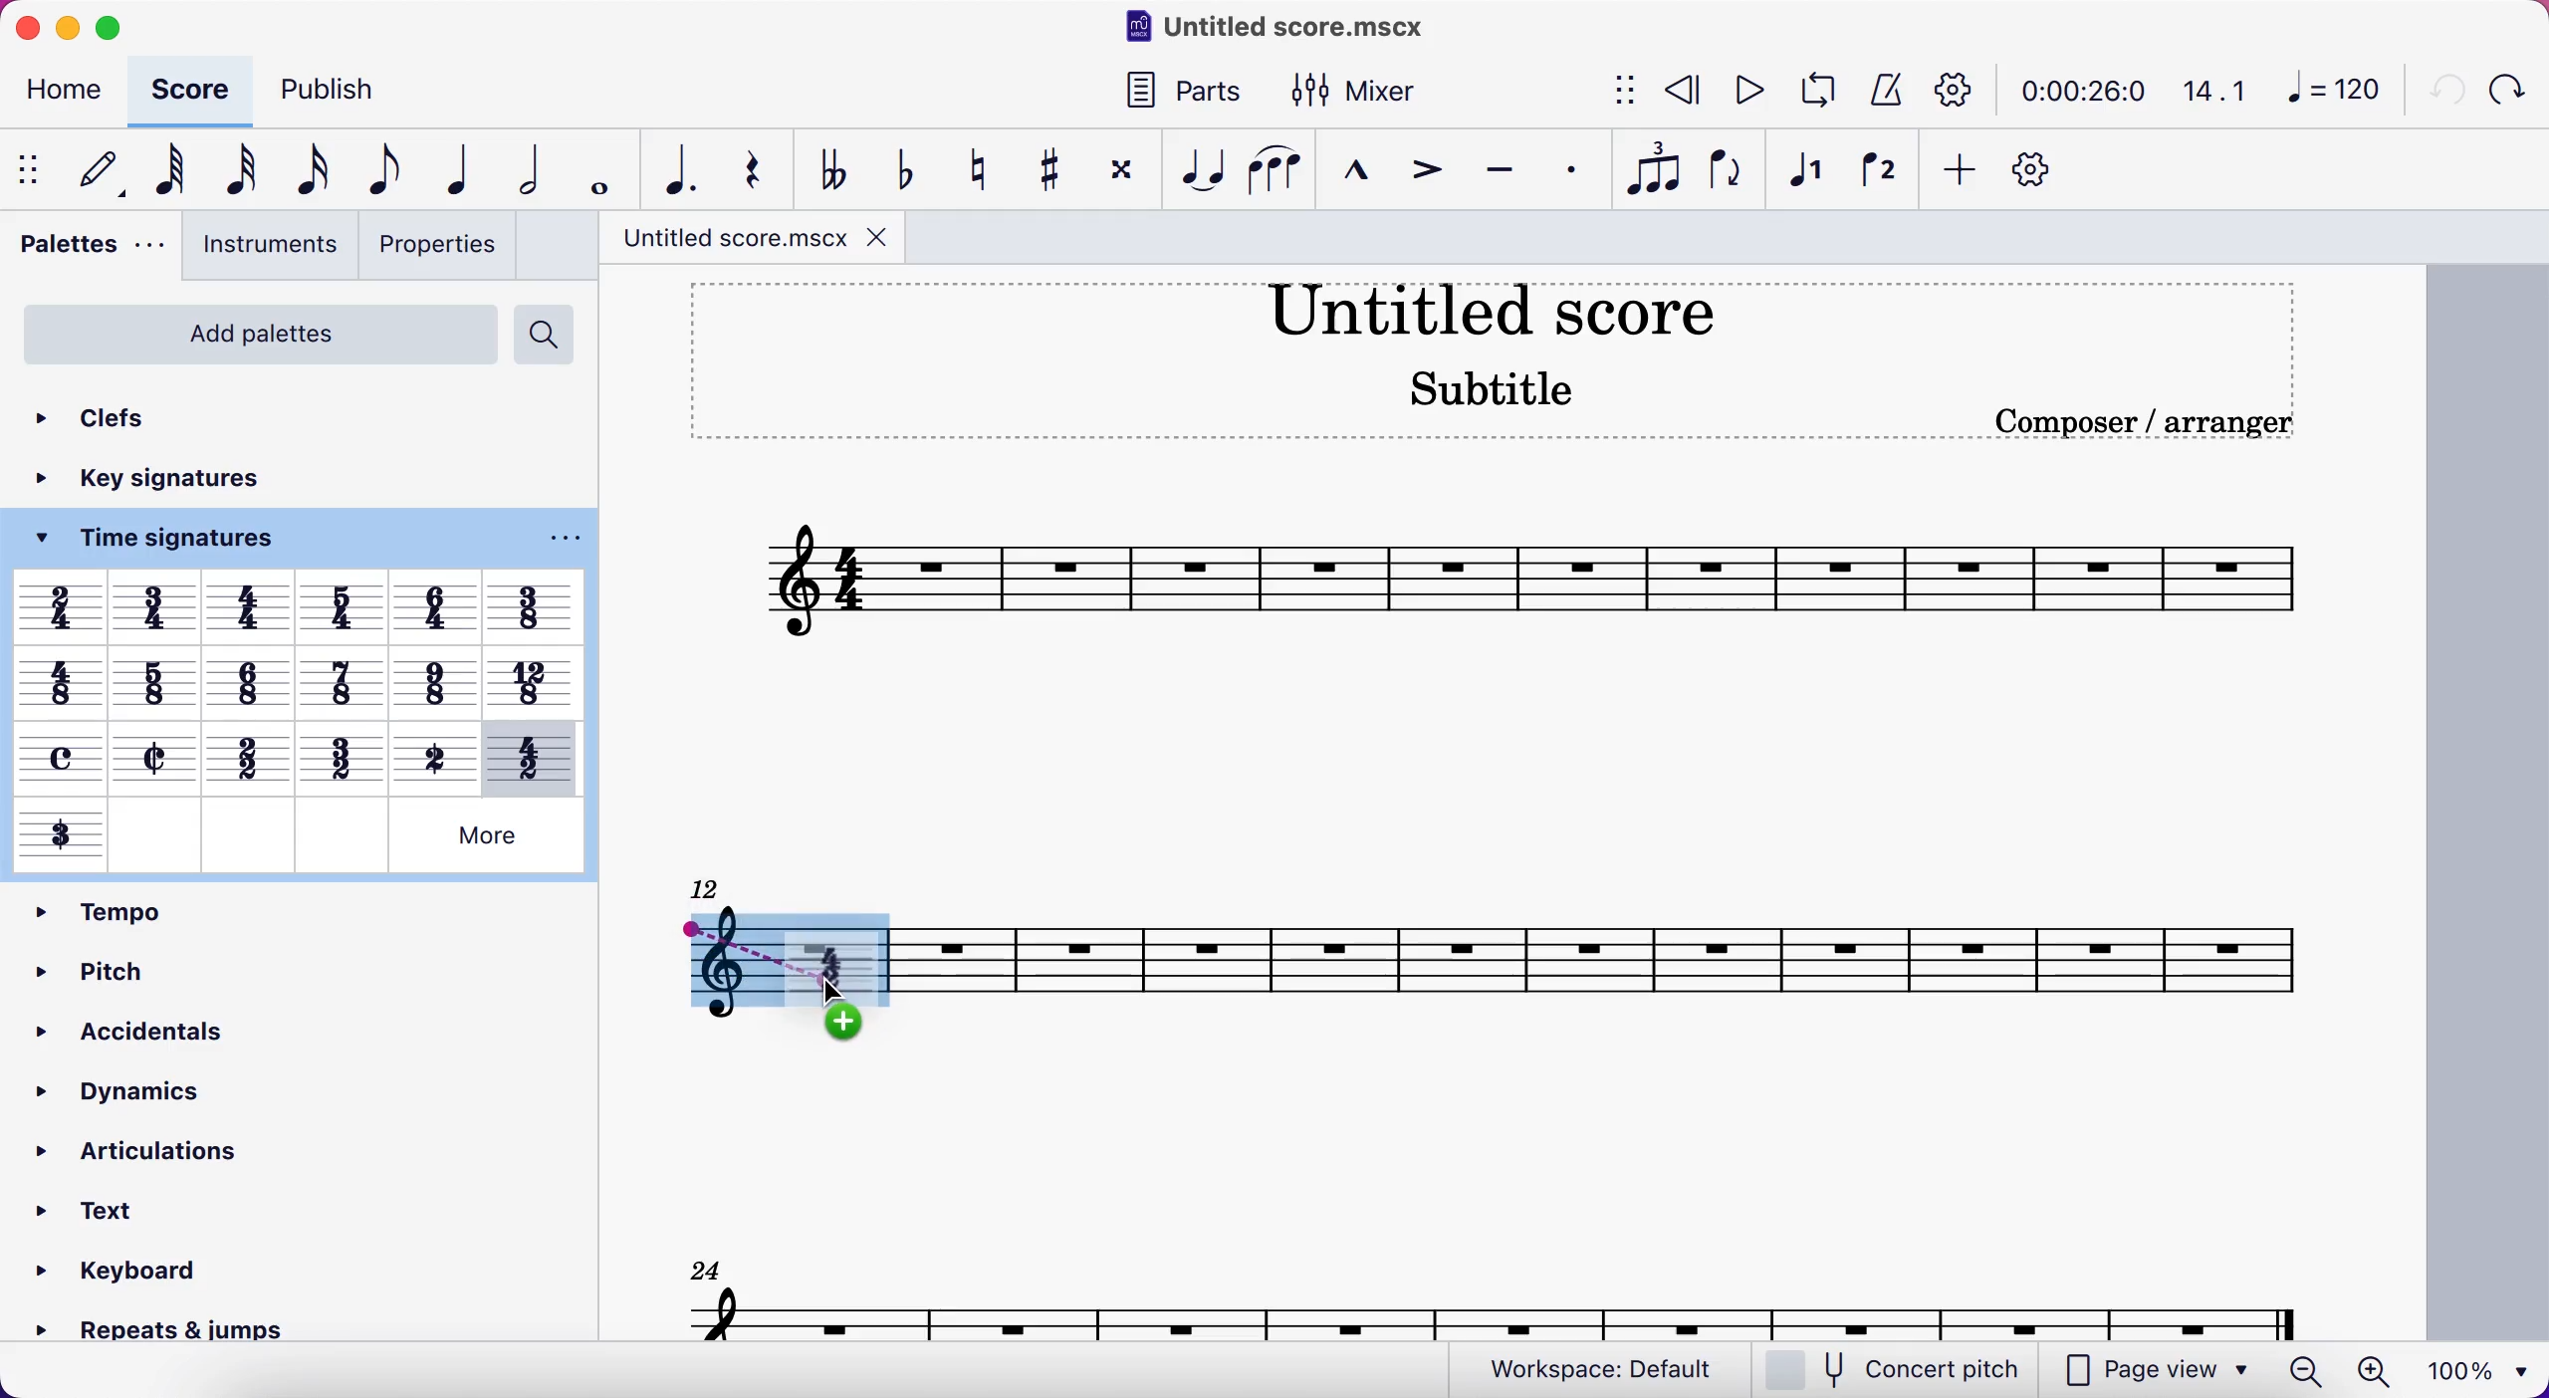 The height and width of the screenshot is (1398, 2549). Describe the element at coordinates (1954, 93) in the screenshot. I see `playback settings` at that location.